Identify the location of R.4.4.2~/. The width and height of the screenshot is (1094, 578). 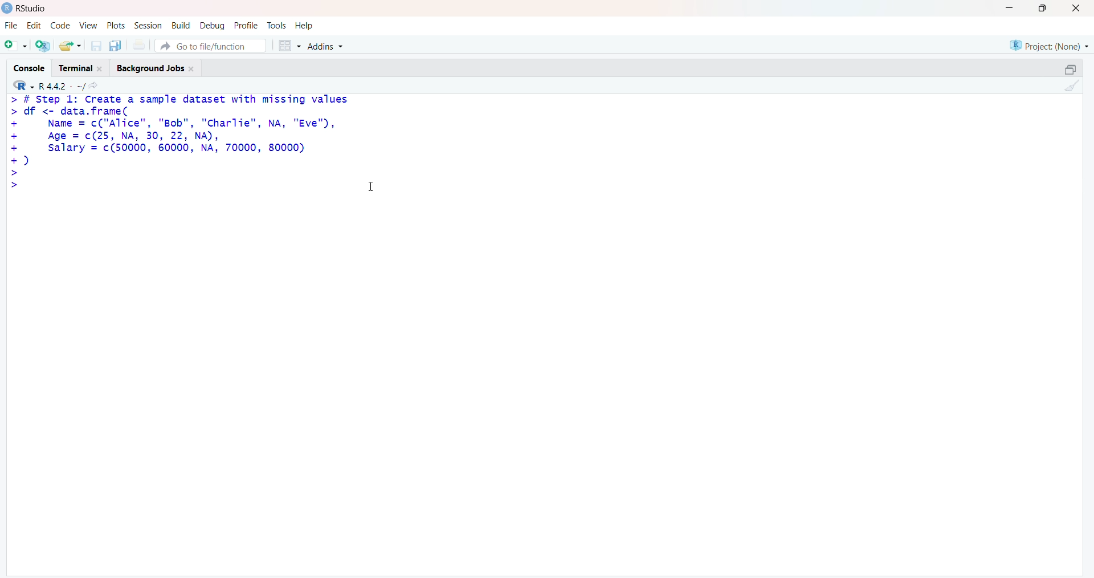
(62, 86).